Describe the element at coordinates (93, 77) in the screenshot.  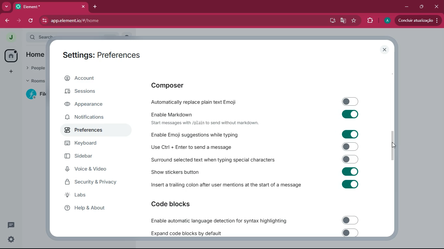
I see `account` at that location.